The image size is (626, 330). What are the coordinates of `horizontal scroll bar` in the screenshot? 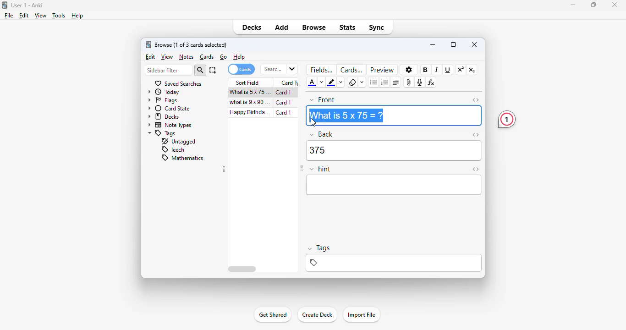 It's located at (242, 269).